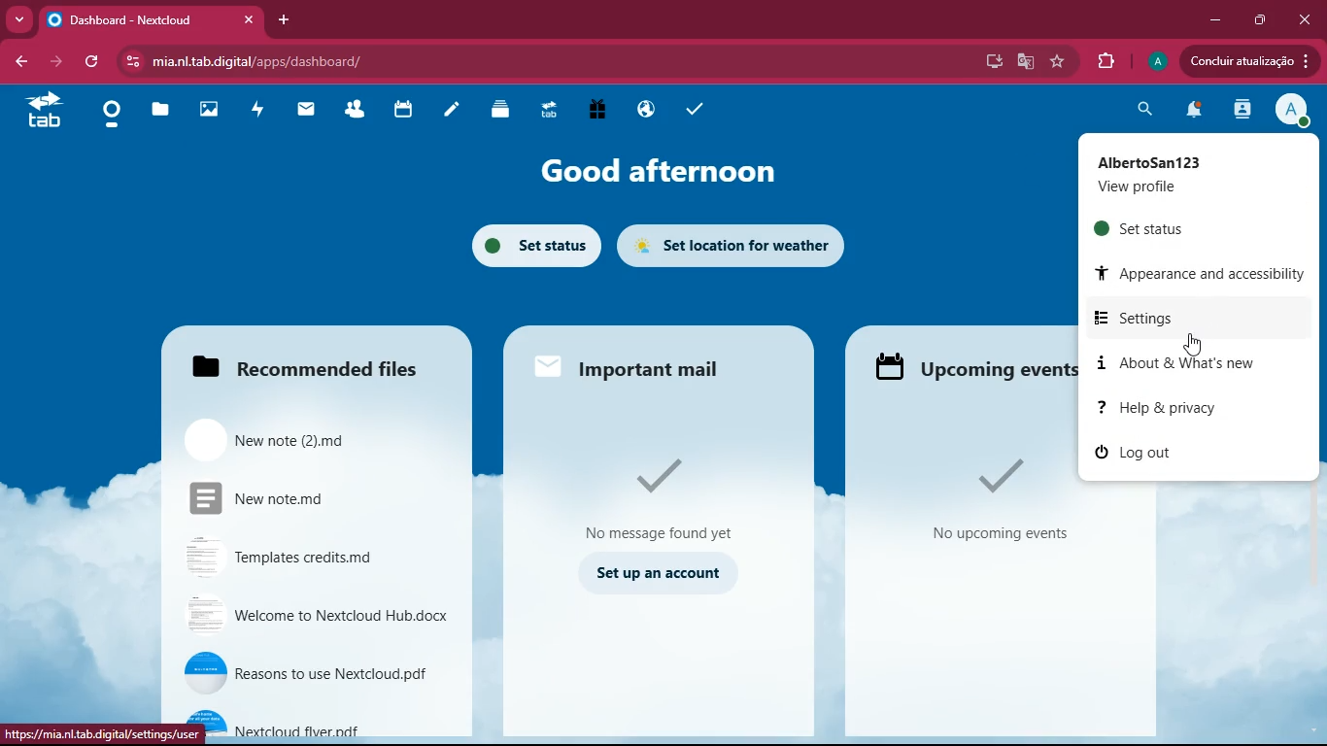 This screenshot has height=746, width=1327. What do you see at coordinates (1196, 111) in the screenshot?
I see `notifications` at bounding box center [1196, 111].